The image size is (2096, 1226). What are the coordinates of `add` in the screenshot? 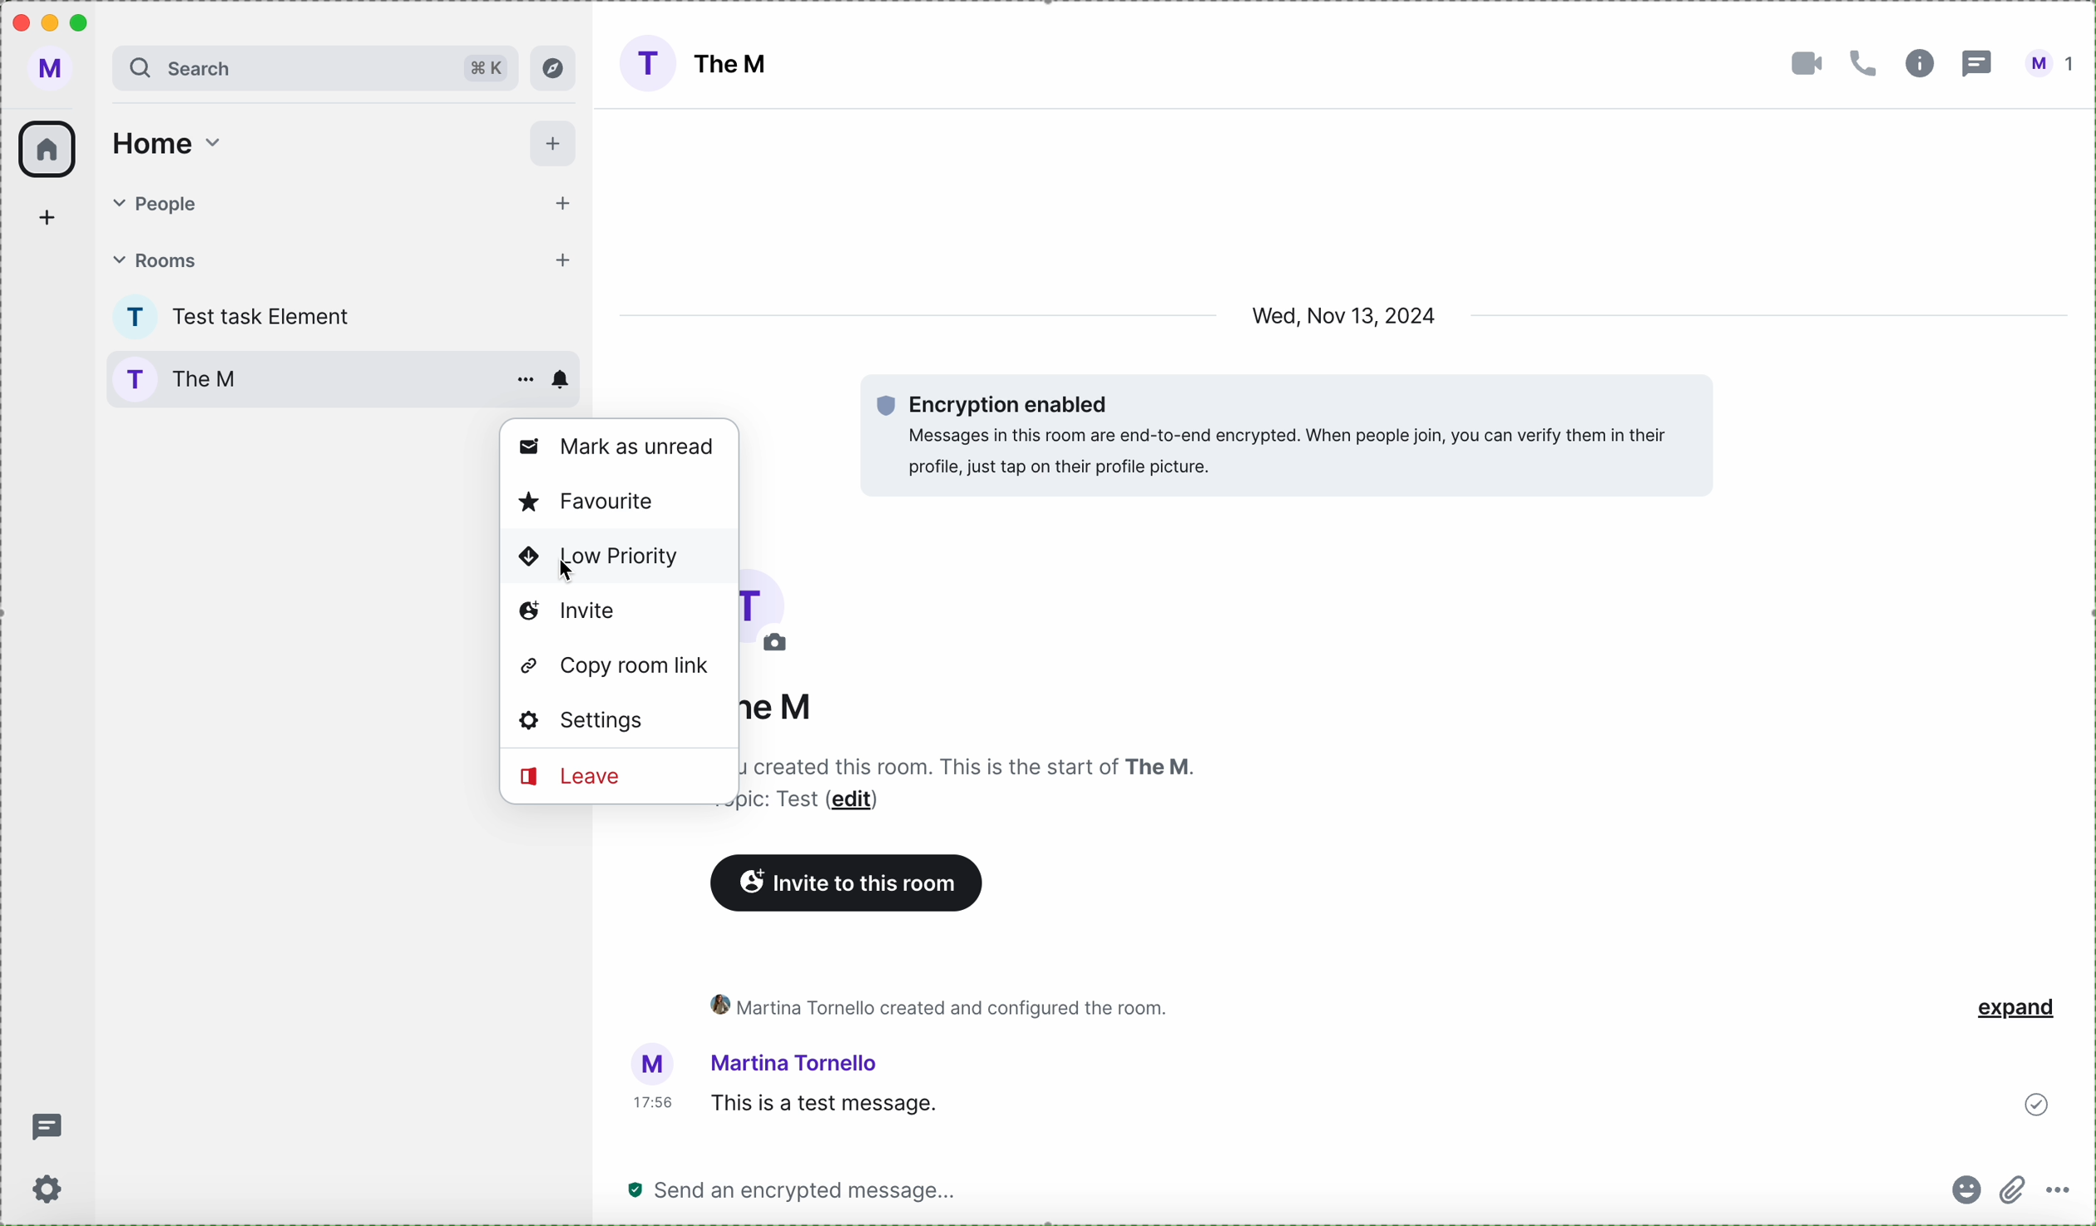 It's located at (556, 145).